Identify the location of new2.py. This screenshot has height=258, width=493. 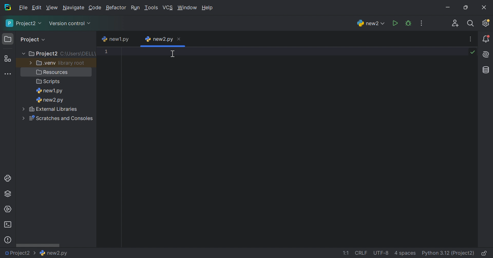
(158, 39).